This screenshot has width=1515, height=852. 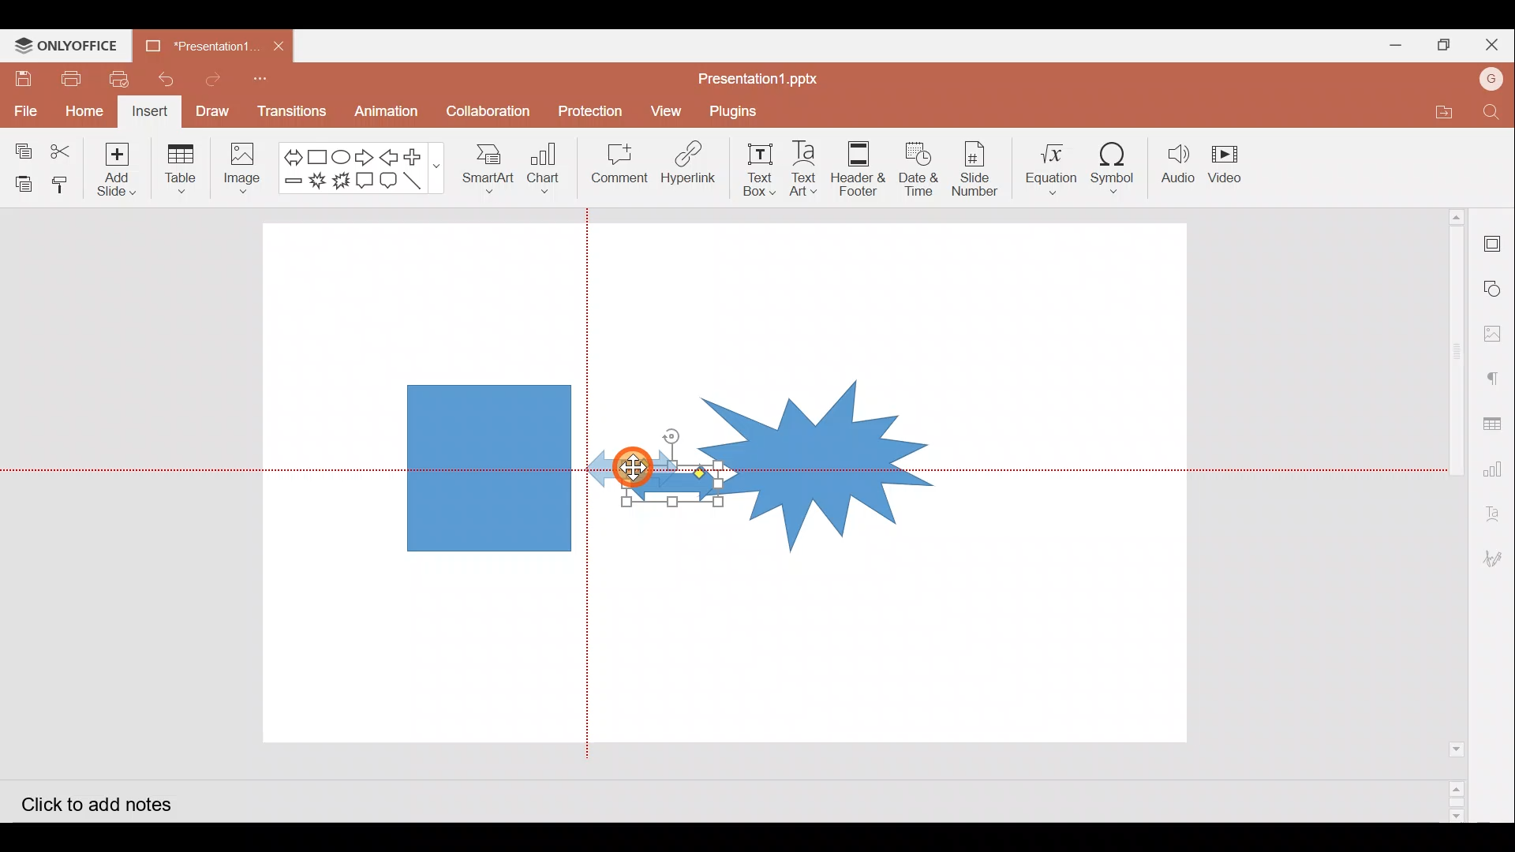 What do you see at coordinates (1491, 81) in the screenshot?
I see `Account name` at bounding box center [1491, 81].